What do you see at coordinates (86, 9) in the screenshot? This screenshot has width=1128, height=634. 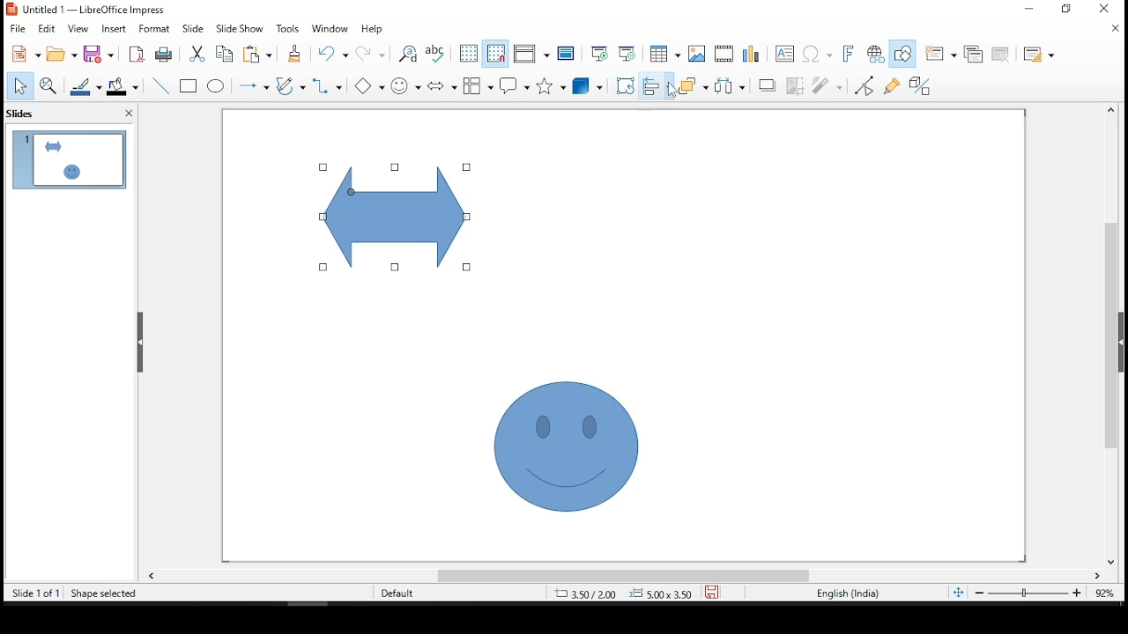 I see `Bl Untitled 1 — LibreOffice Impress` at bounding box center [86, 9].